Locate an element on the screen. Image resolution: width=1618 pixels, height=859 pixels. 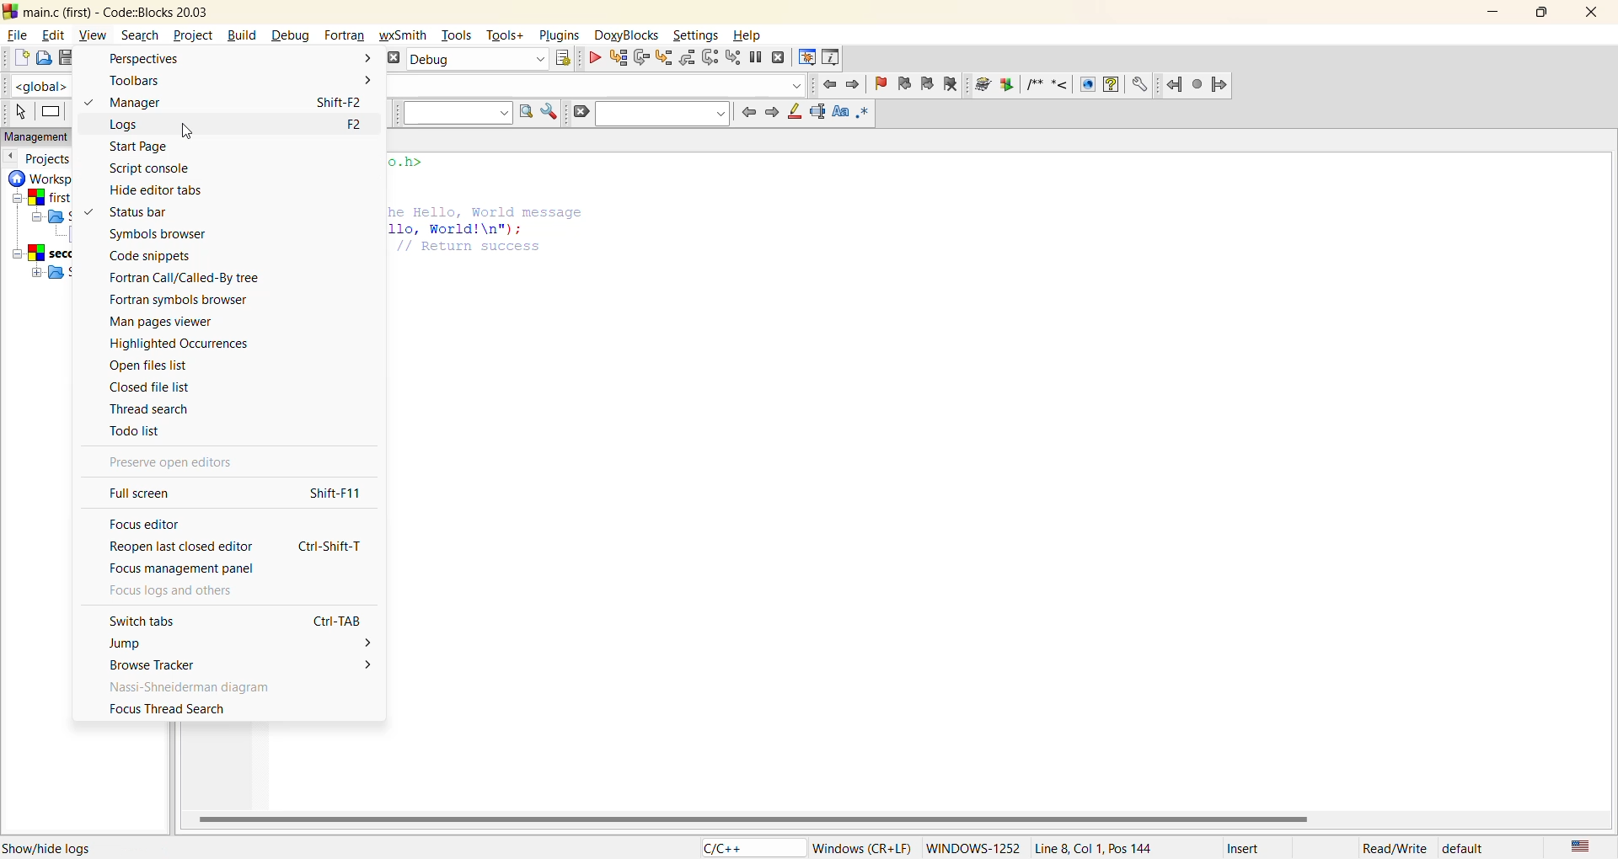
debugging windows is located at coordinates (807, 59).